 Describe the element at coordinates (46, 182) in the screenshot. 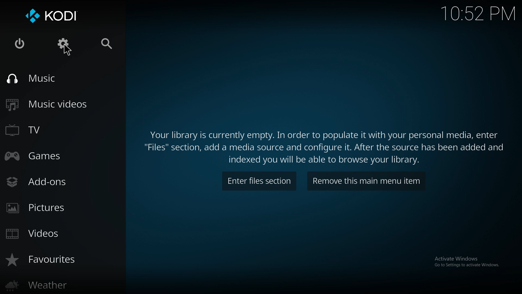

I see `add ons` at that location.